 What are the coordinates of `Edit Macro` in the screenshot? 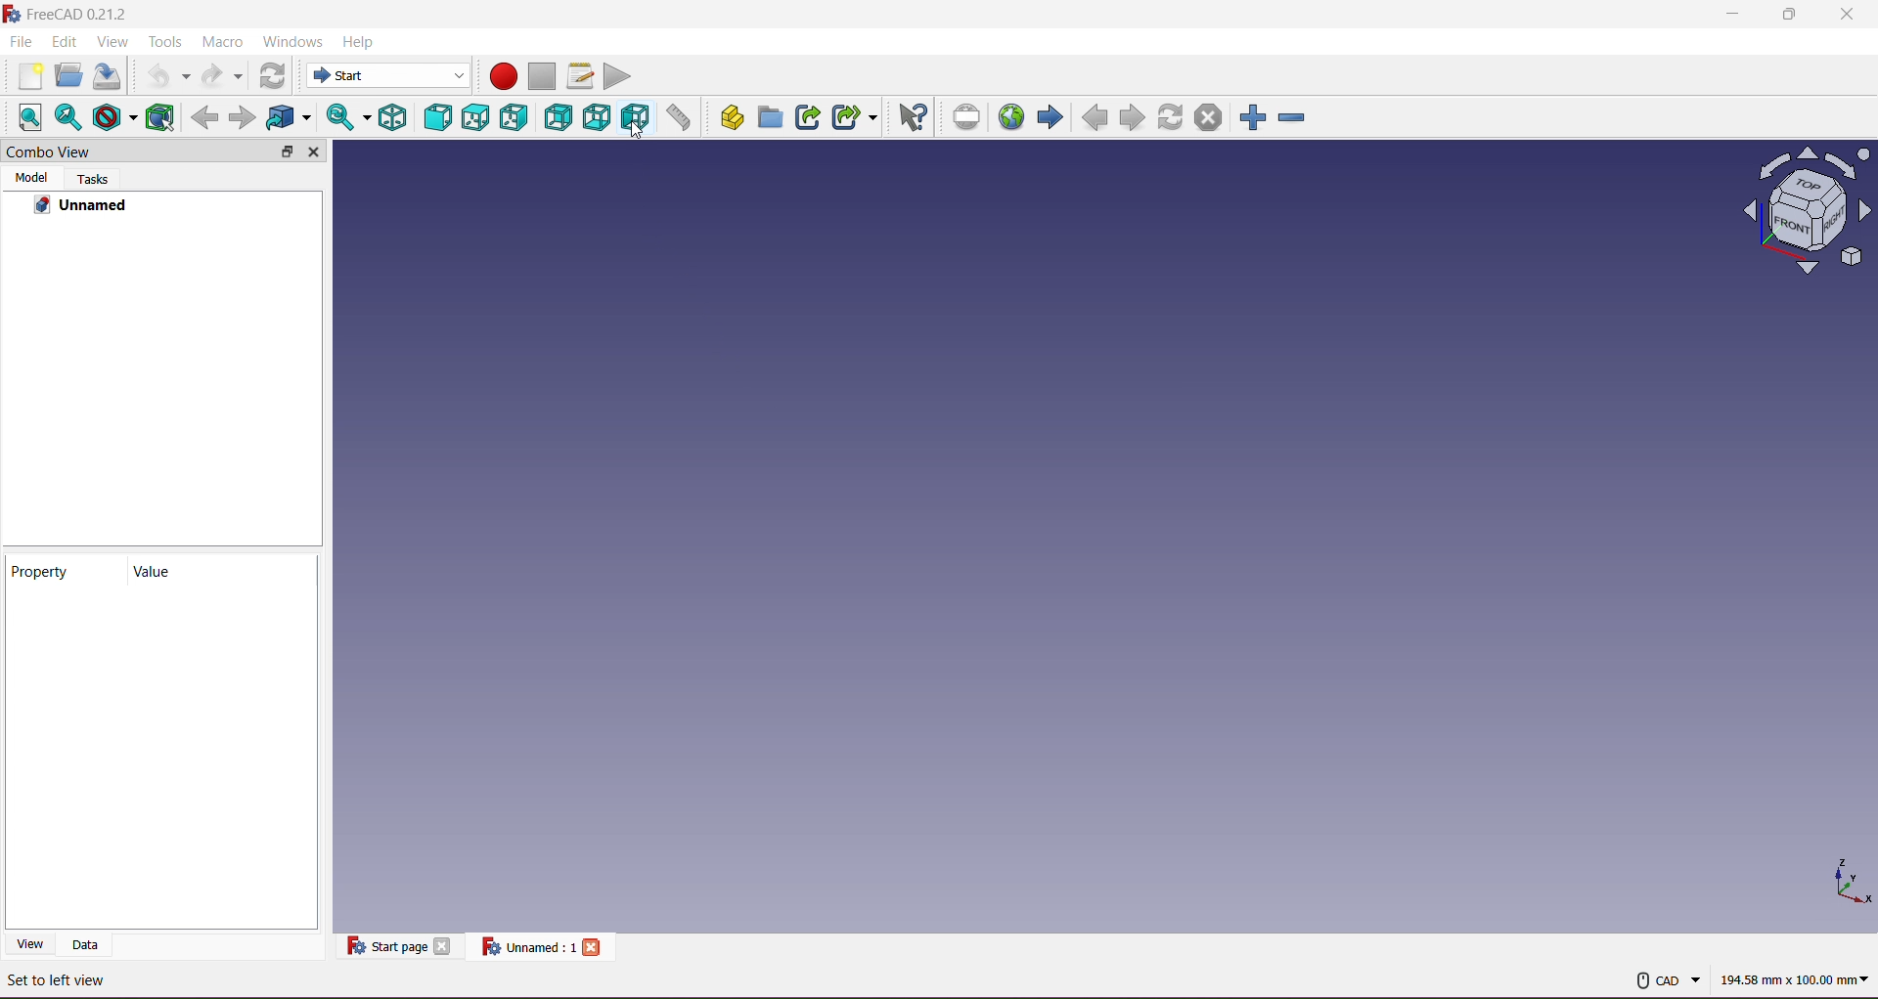 It's located at (579, 76).